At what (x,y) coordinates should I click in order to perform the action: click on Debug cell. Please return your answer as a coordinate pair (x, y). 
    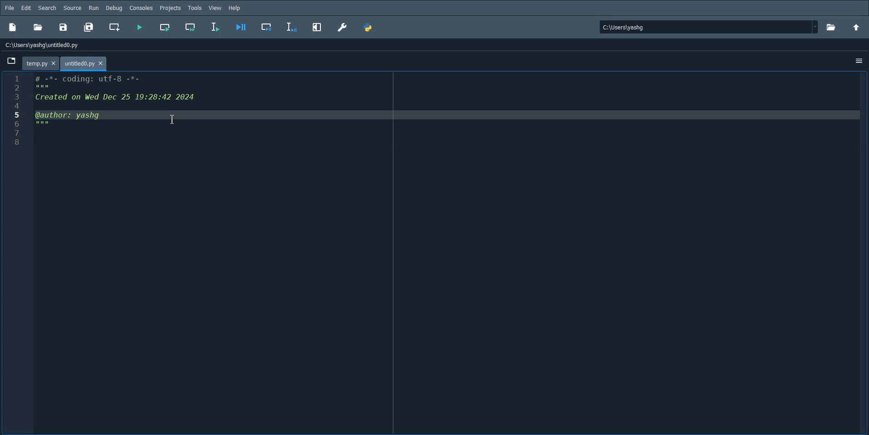
    Looking at the image, I should click on (266, 28).